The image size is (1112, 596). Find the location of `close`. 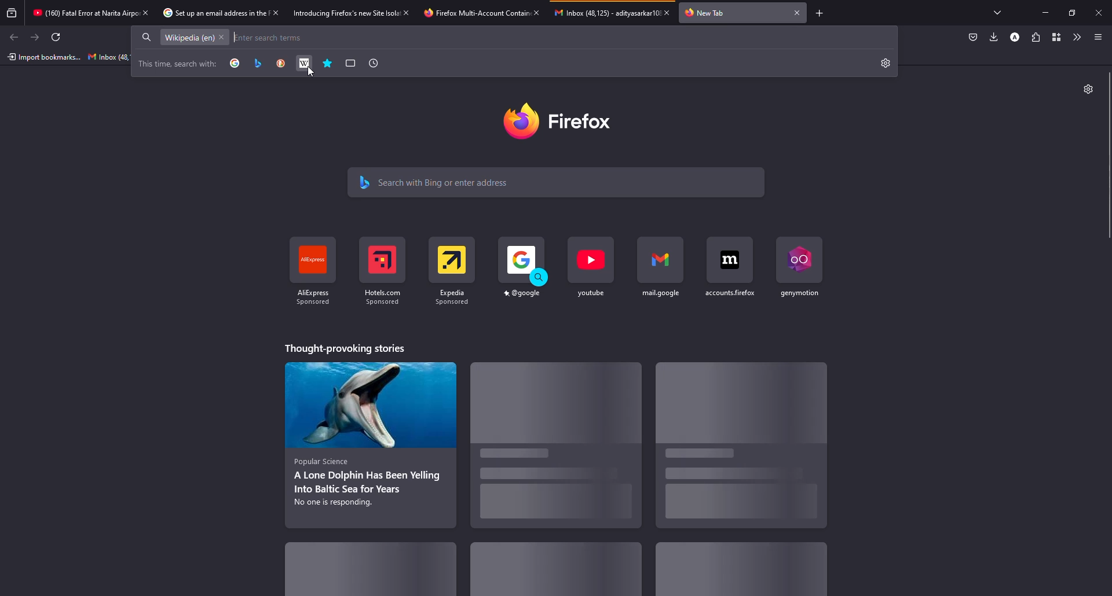

close is located at coordinates (667, 12).